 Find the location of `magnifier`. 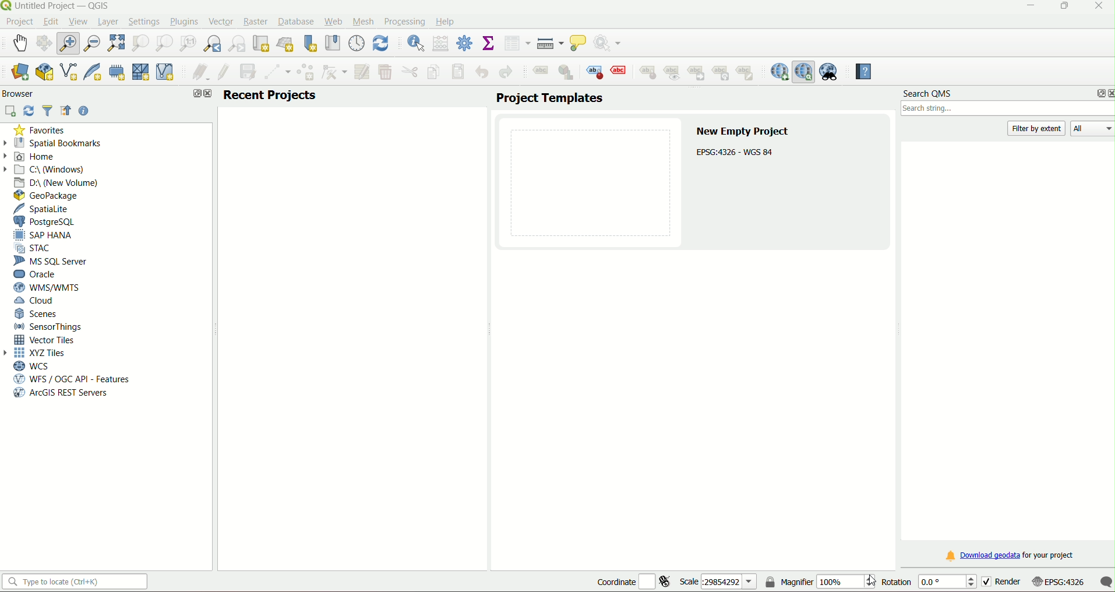

magnifier is located at coordinates (819, 581).